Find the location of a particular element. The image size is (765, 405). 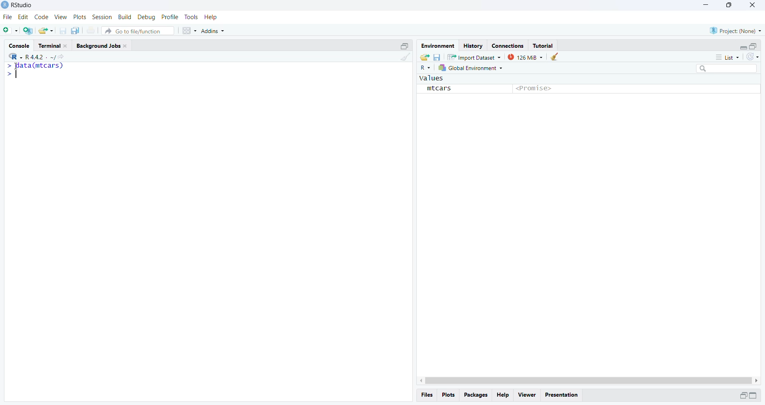

mtcars is located at coordinates (438, 89).